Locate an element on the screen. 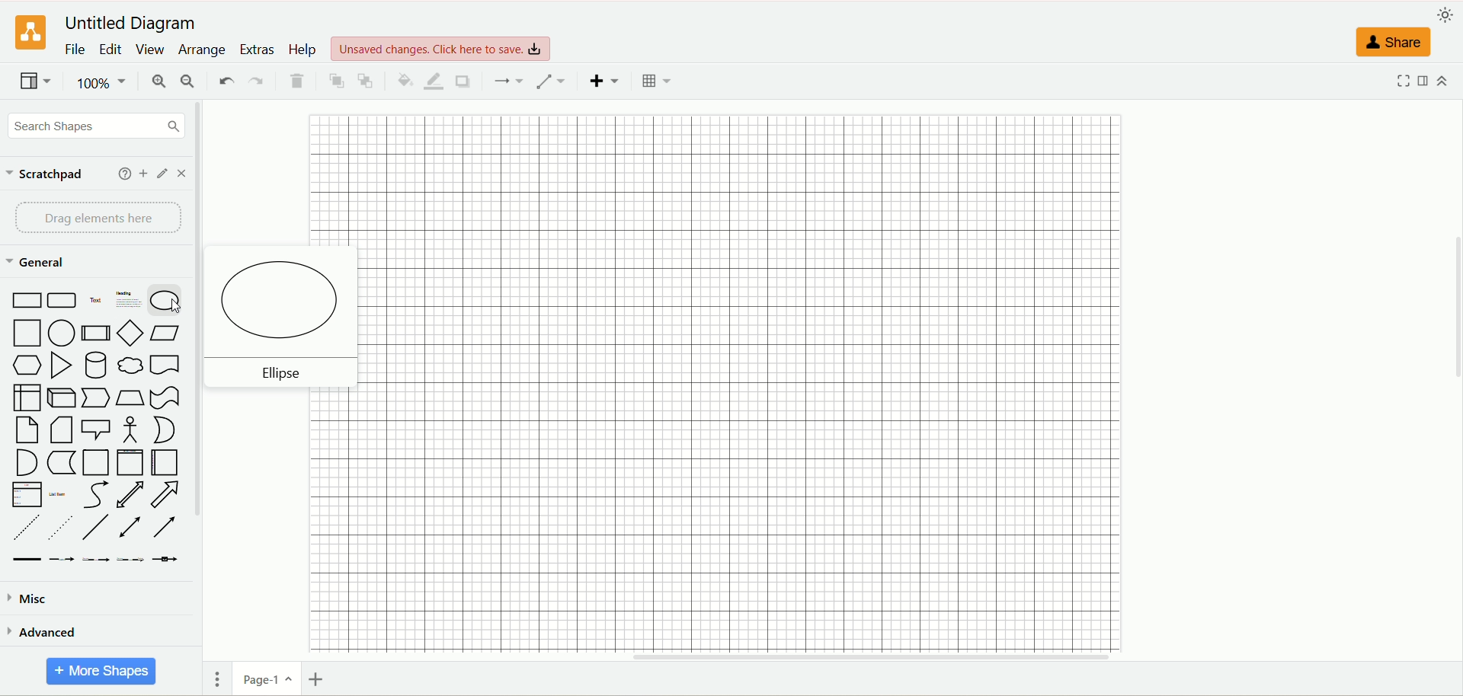  dotted line is located at coordinates (59, 528).